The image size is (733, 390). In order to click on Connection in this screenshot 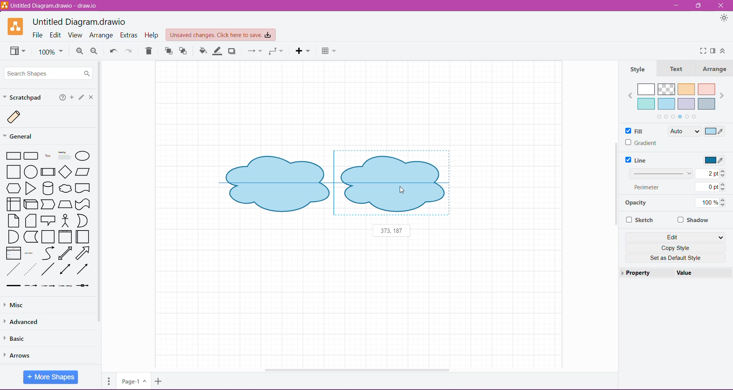, I will do `click(254, 51)`.